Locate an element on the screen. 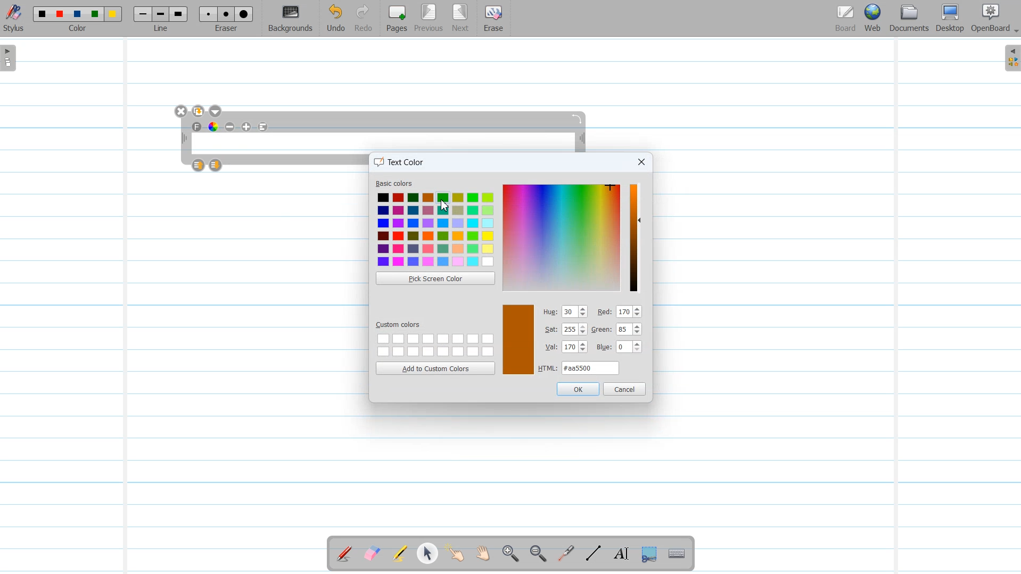  Select and modify Object is located at coordinates (427, 553).